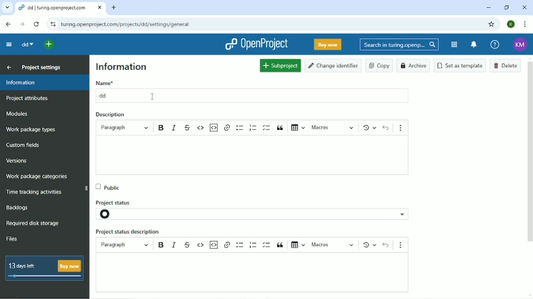 The image size is (533, 299). I want to click on Modules, so click(455, 44).